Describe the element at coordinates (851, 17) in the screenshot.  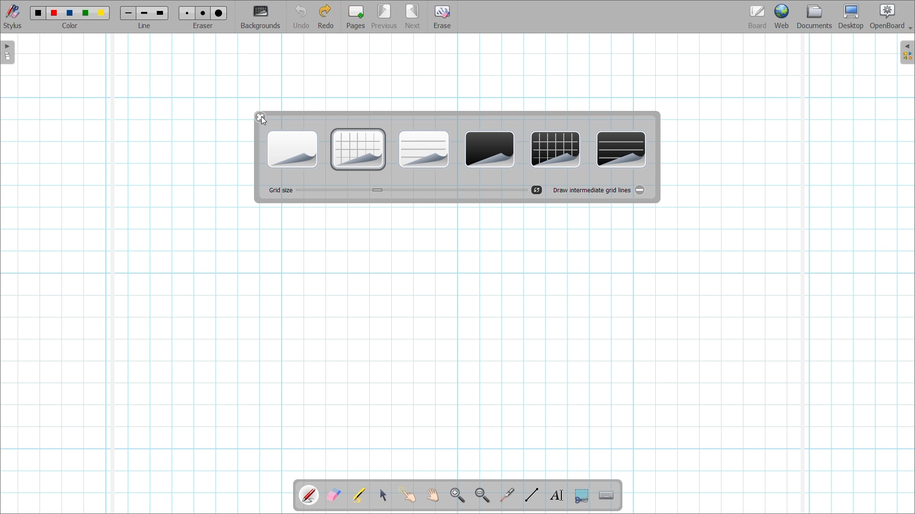
I see `Show desktop` at that location.